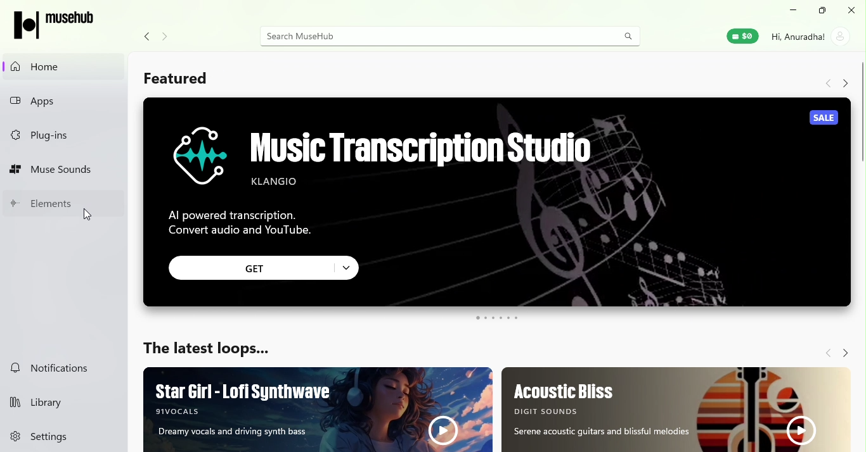 The image size is (866, 452). Describe the element at coordinates (851, 11) in the screenshot. I see `Close tab` at that location.